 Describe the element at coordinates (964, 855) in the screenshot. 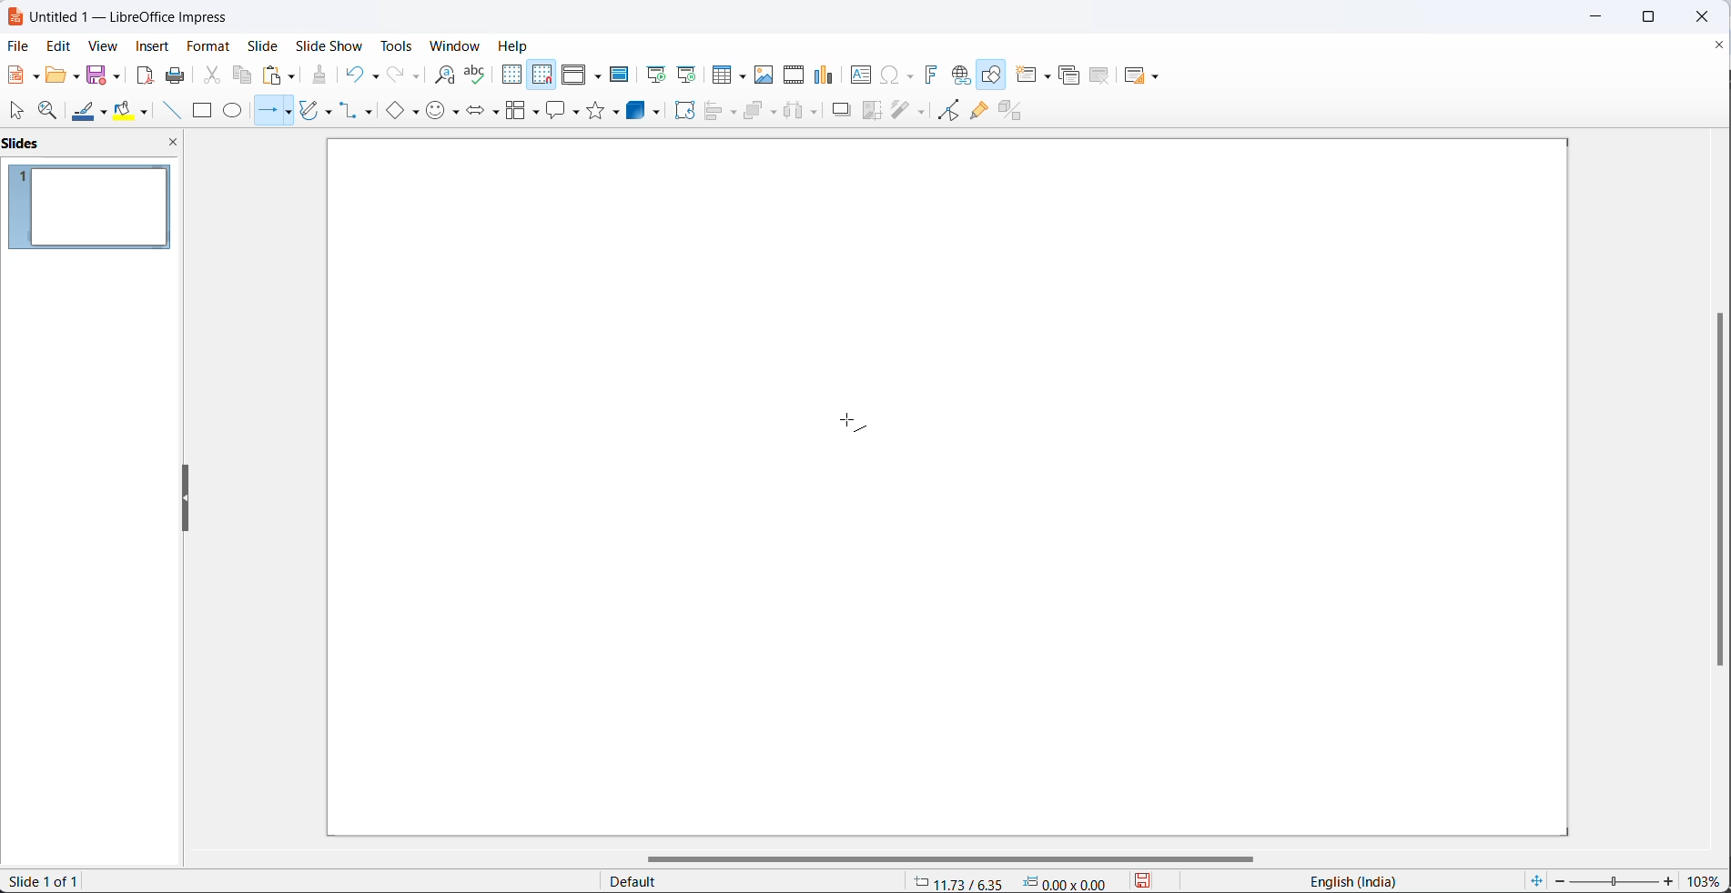

I see `scroll bar` at that location.